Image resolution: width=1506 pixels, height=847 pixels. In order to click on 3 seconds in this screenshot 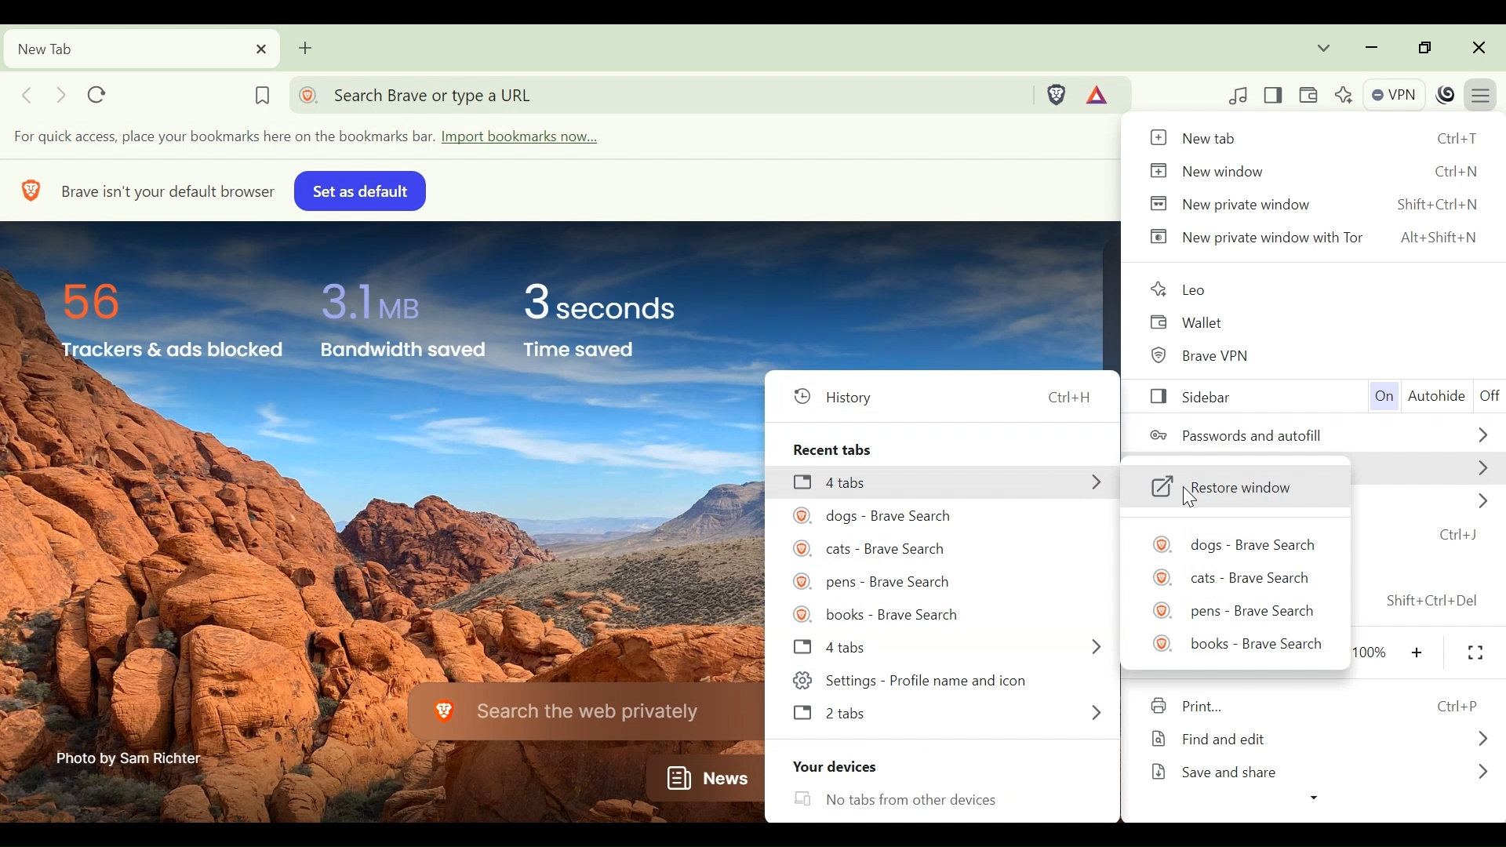, I will do `click(611, 302)`.